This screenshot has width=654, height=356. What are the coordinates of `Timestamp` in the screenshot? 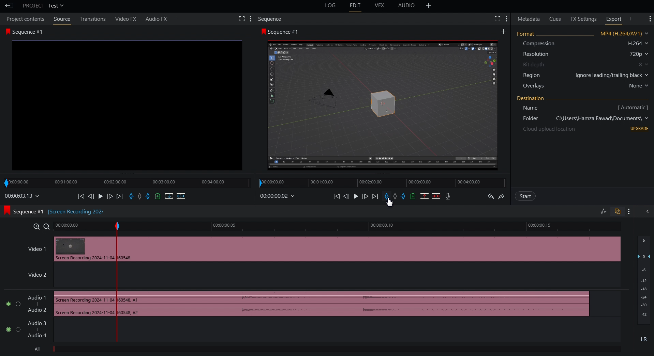 It's located at (22, 197).